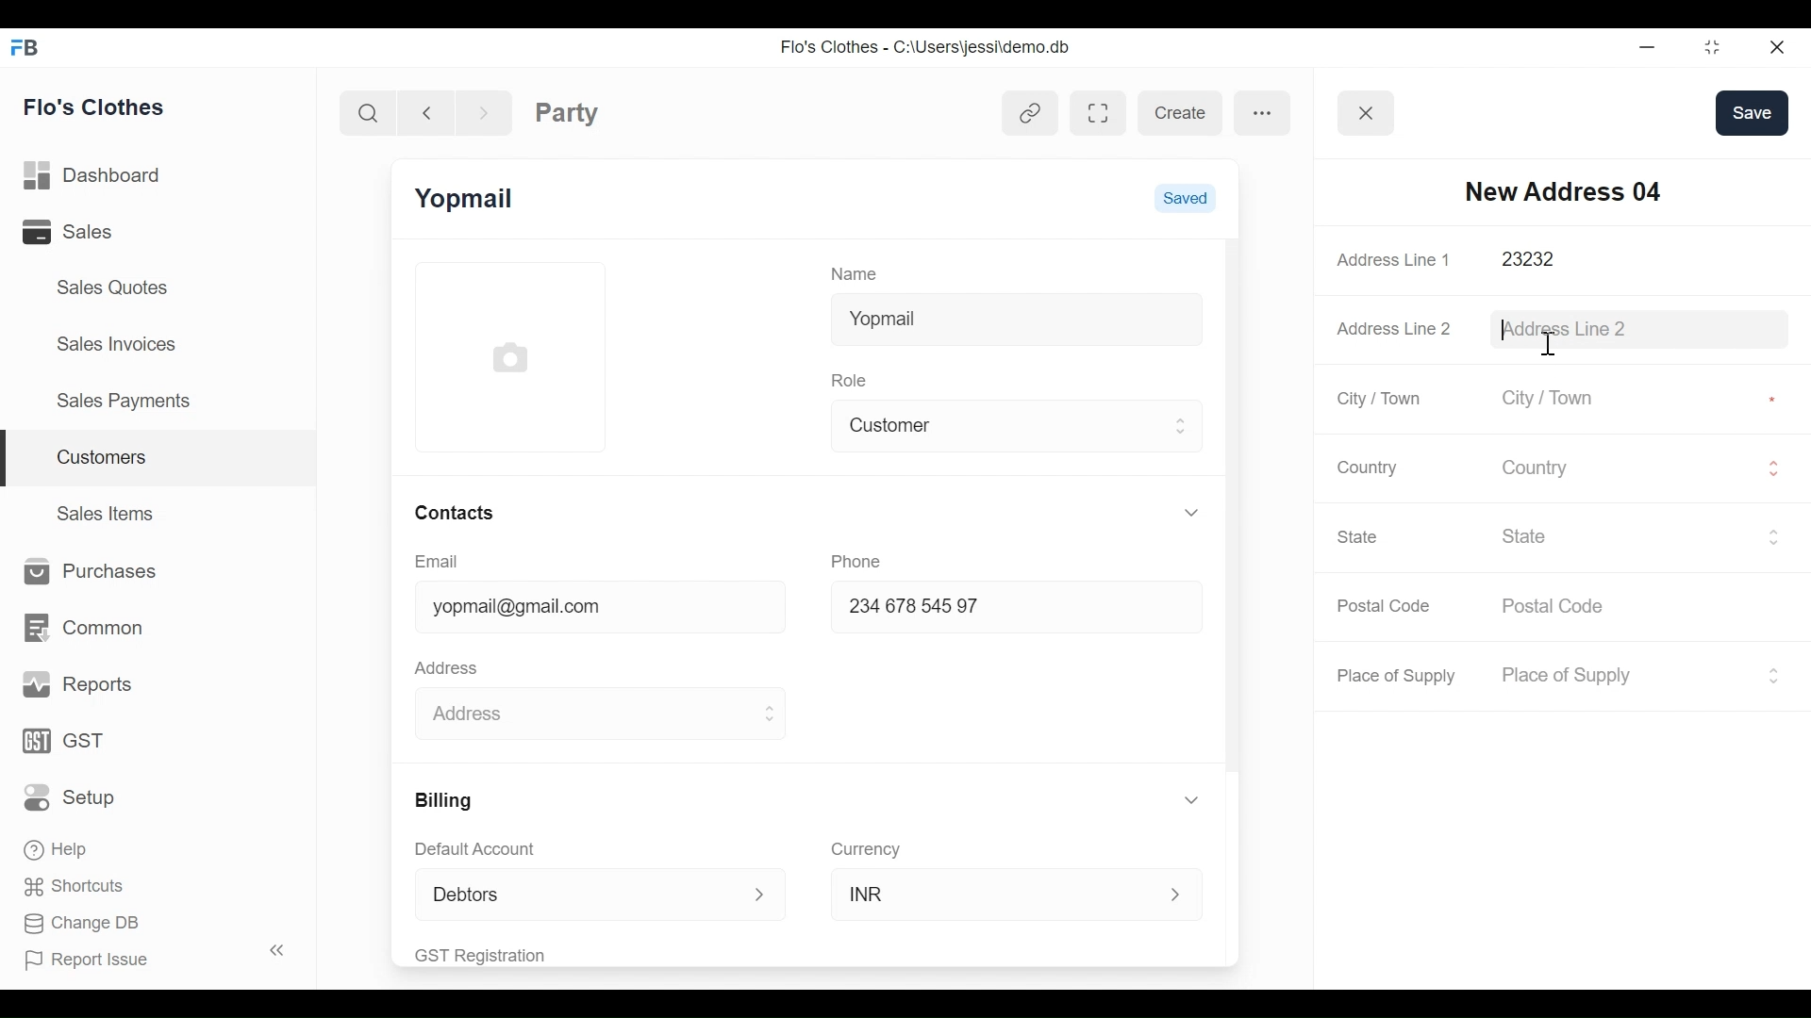 The height and width of the screenshot is (1018, 1811). Describe the element at coordinates (1706, 47) in the screenshot. I see `Restore` at that location.